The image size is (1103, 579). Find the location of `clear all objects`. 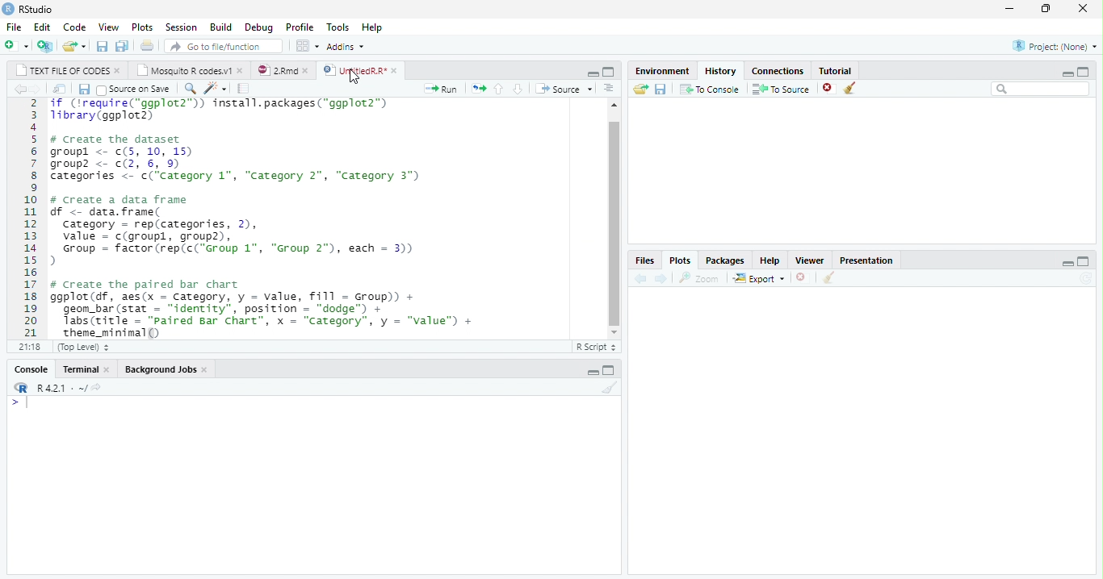

clear all objects is located at coordinates (850, 89).